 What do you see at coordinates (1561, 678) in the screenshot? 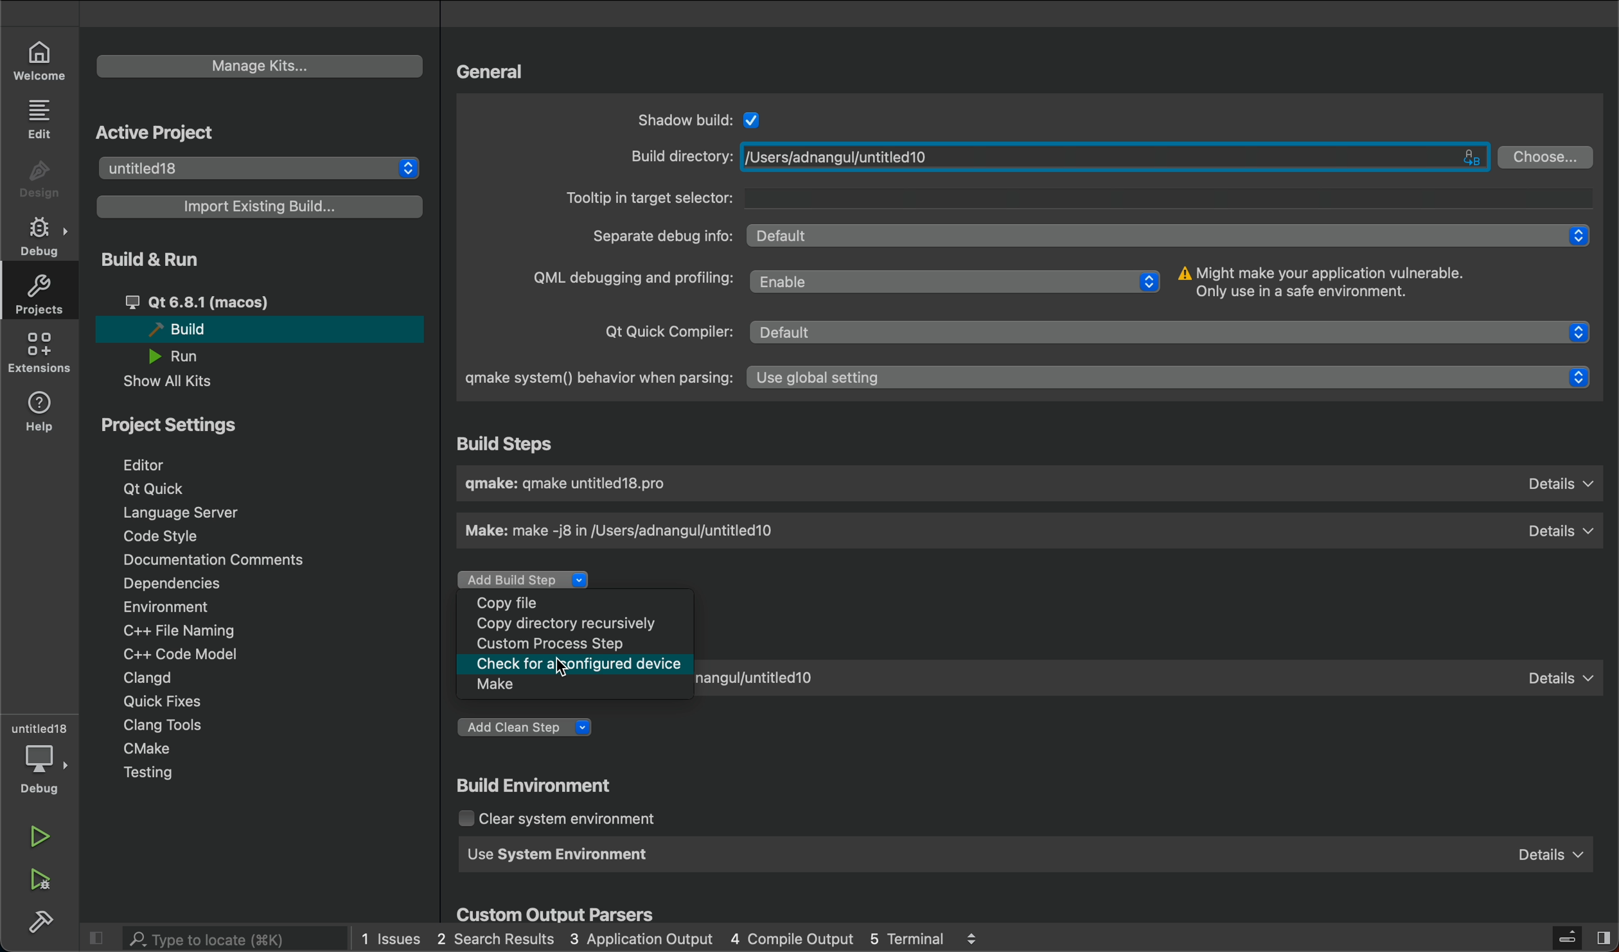
I see `Details` at bounding box center [1561, 678].